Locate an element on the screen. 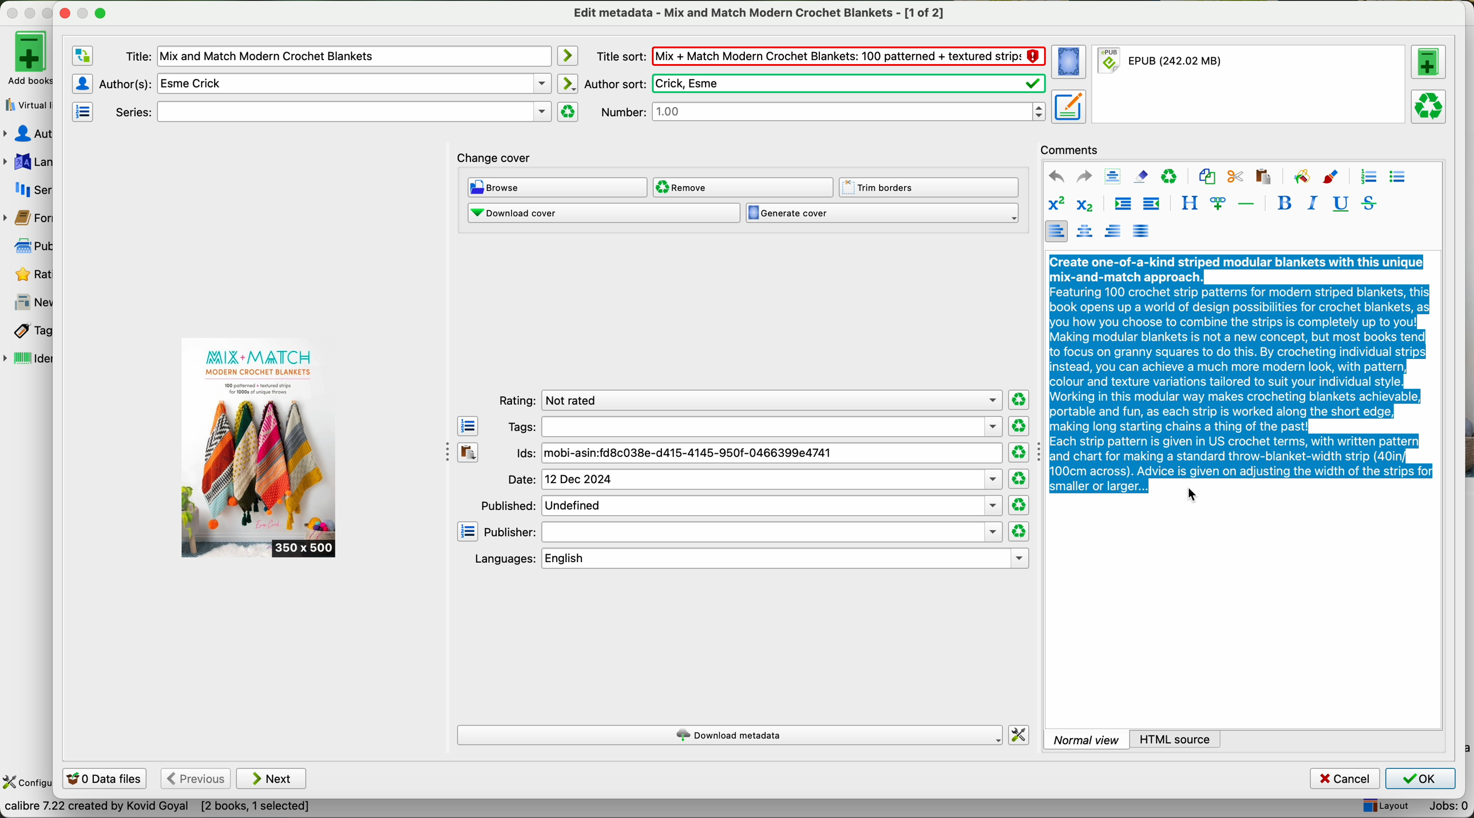  change cover is located at coordinates (494, 159).